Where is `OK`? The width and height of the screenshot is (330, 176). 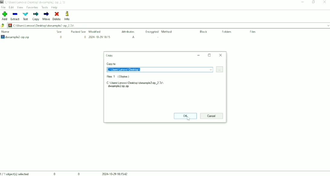 OK is located at coordinates (185, 116).